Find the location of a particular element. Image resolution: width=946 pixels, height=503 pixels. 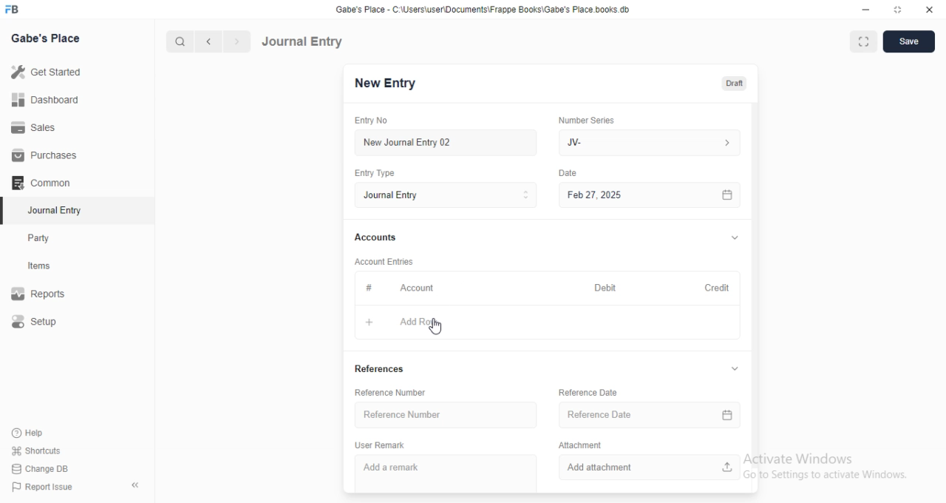

Date is located at coordinates (571, 172).